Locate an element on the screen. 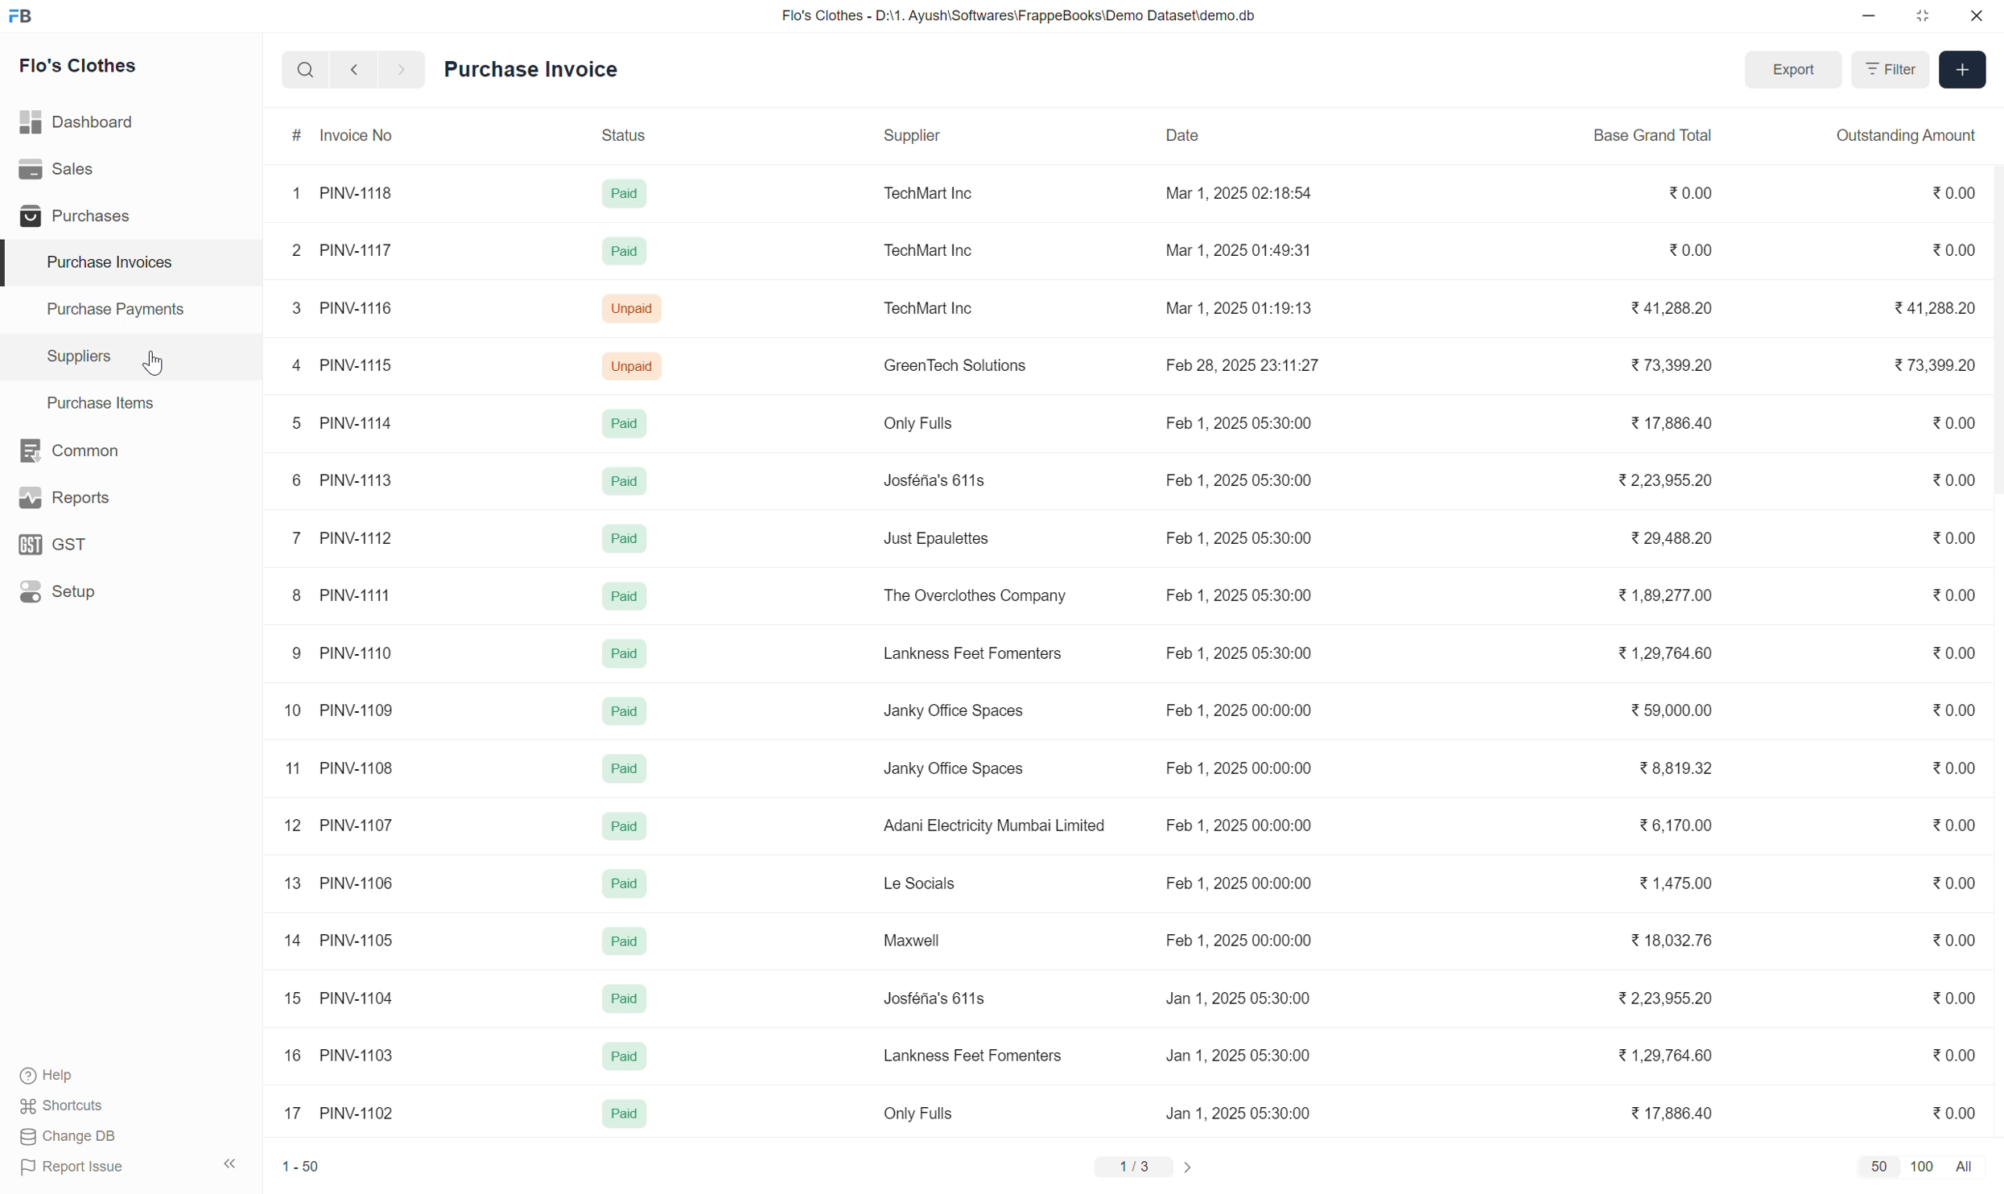 This screenshot has height=1194, width=2004. %0.00 is located at coordinates (1946, 249).